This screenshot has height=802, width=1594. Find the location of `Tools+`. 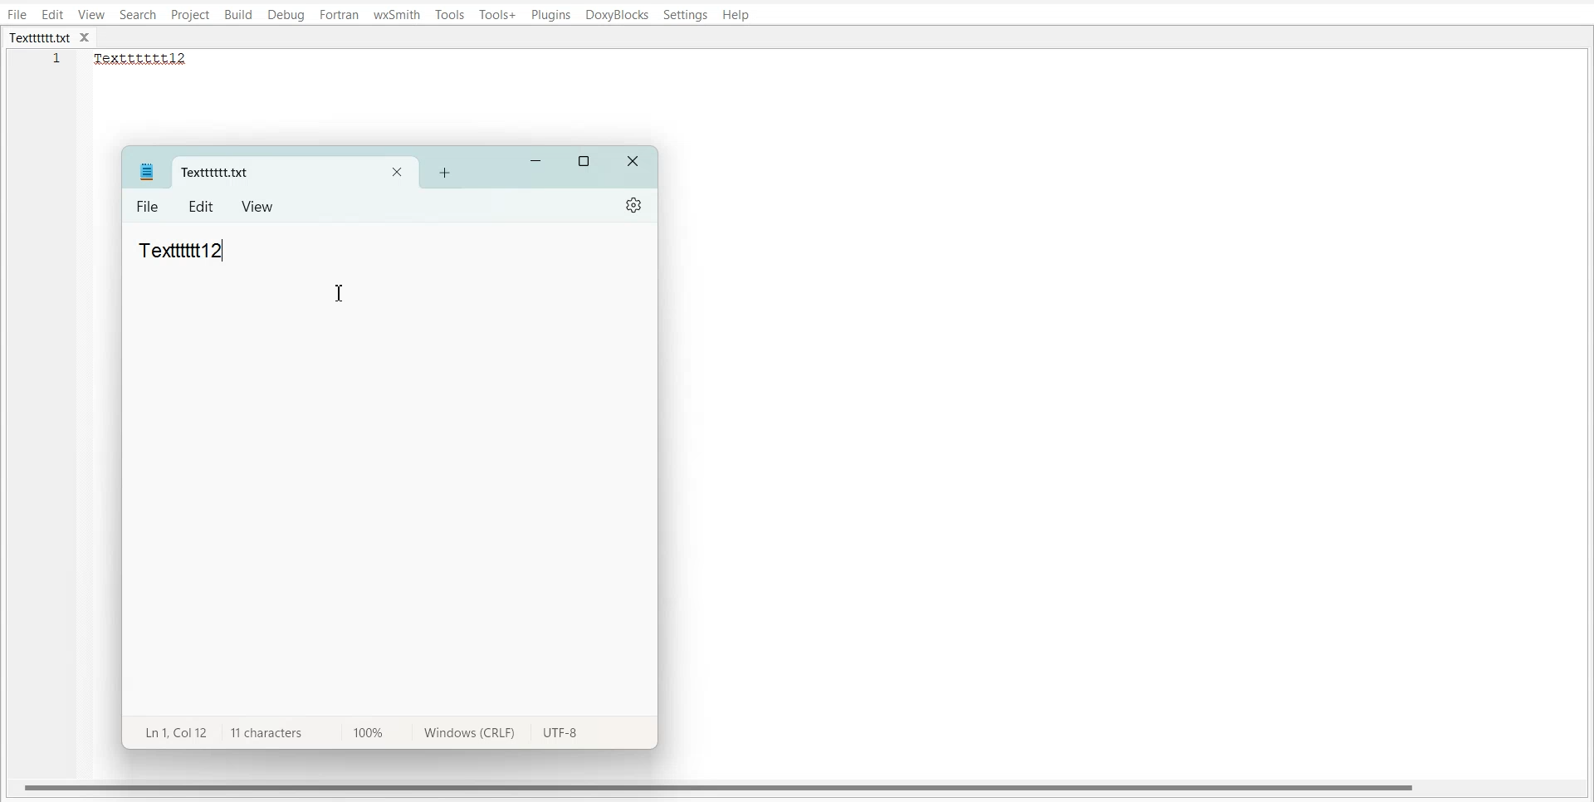

Tools+ is located at coordinates (498, 15).